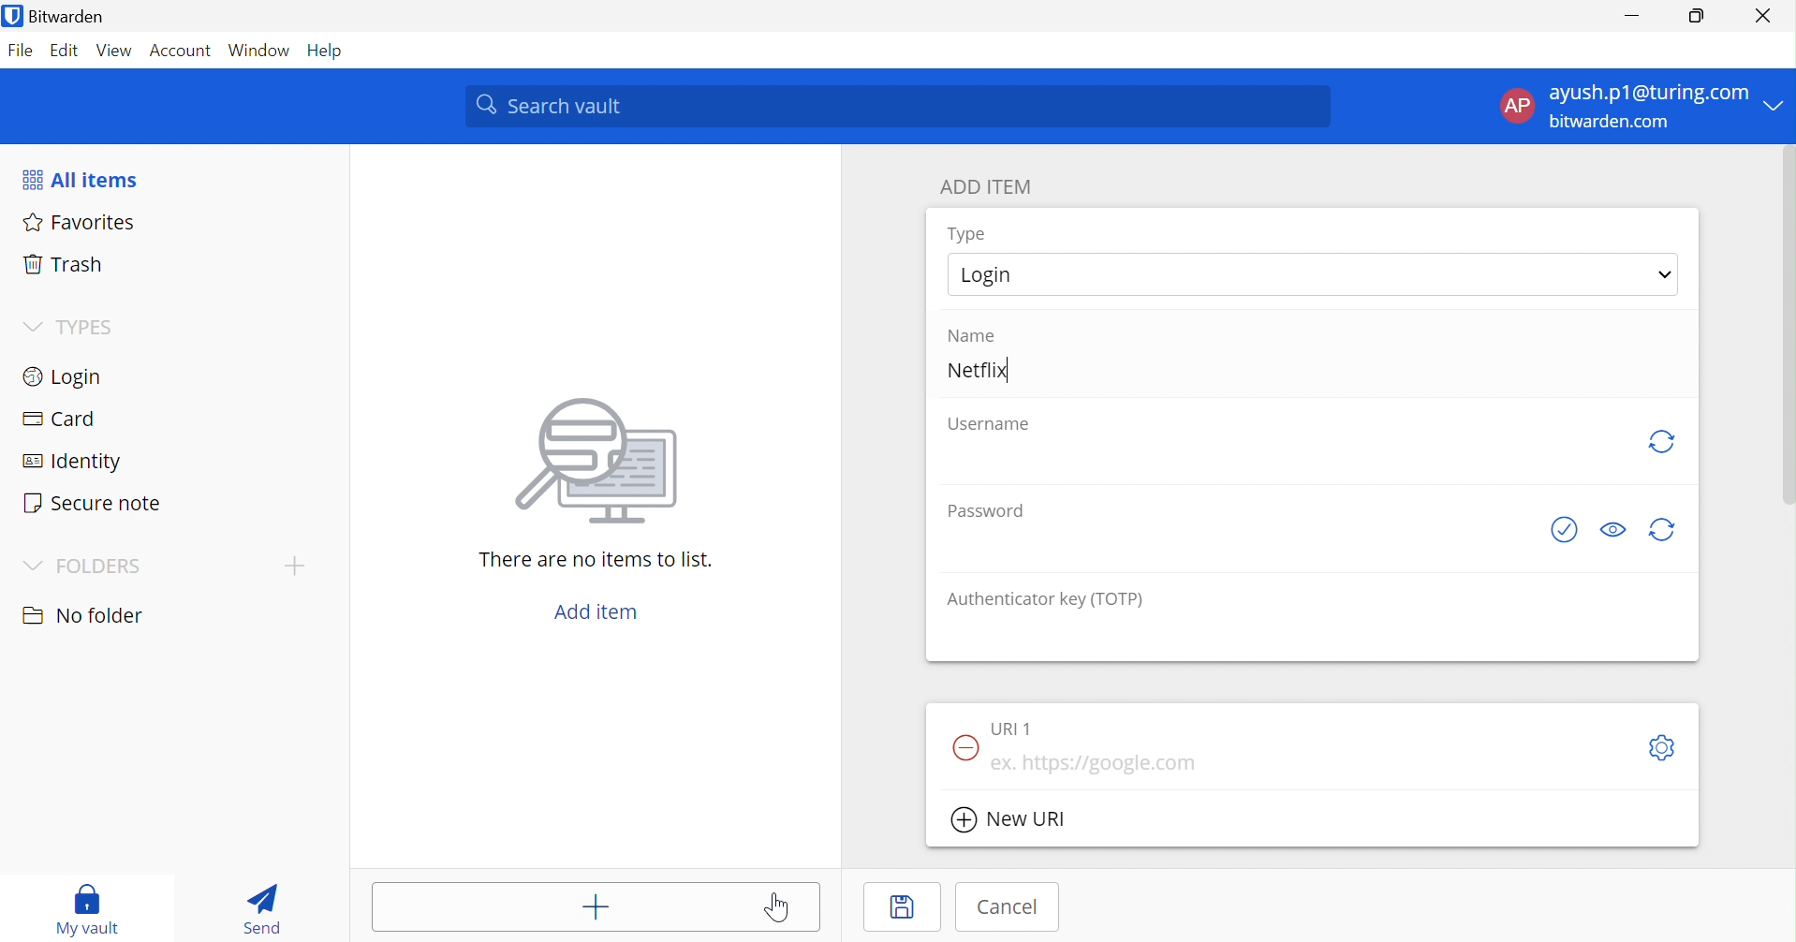  Describe the element at coordinates (1667, 273) in the screenshot. I see `Drop down` at that location.